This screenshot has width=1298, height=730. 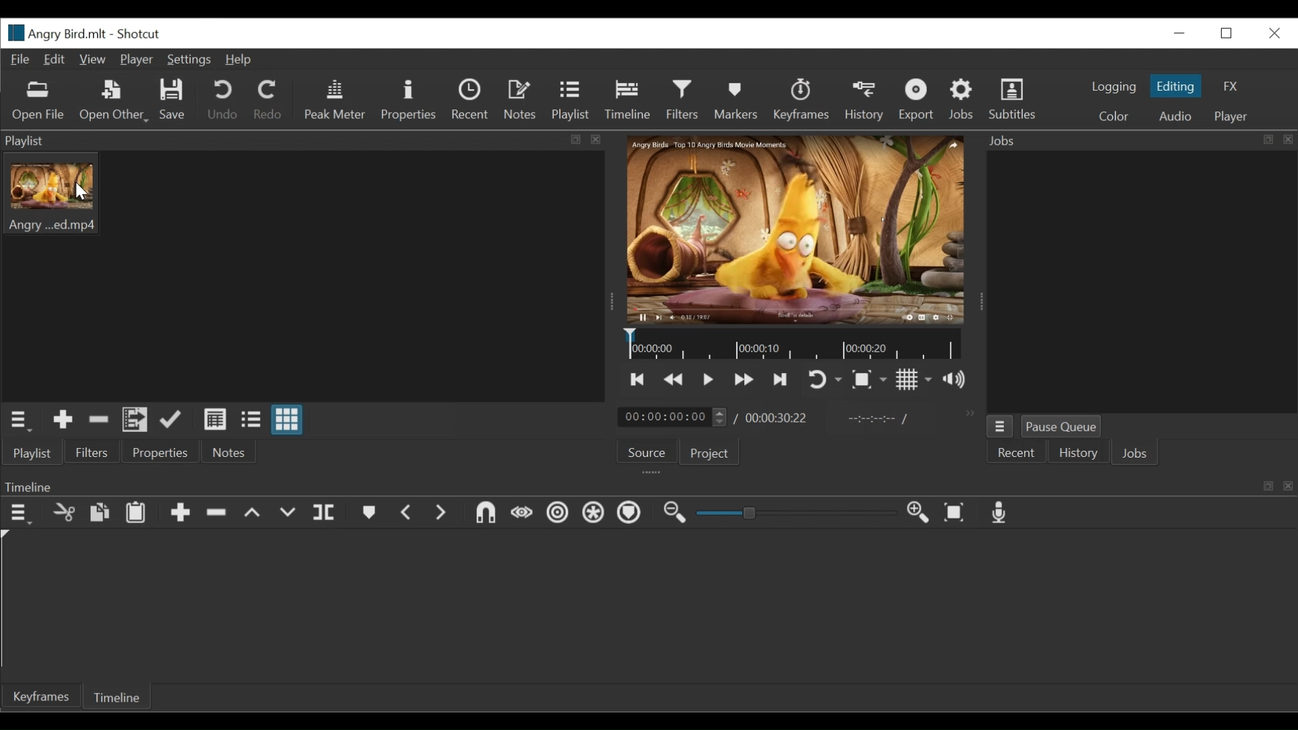 What do you see at coordinates (20, 60) in the screenshot?
I see `File` at bounding box center [20, 60].